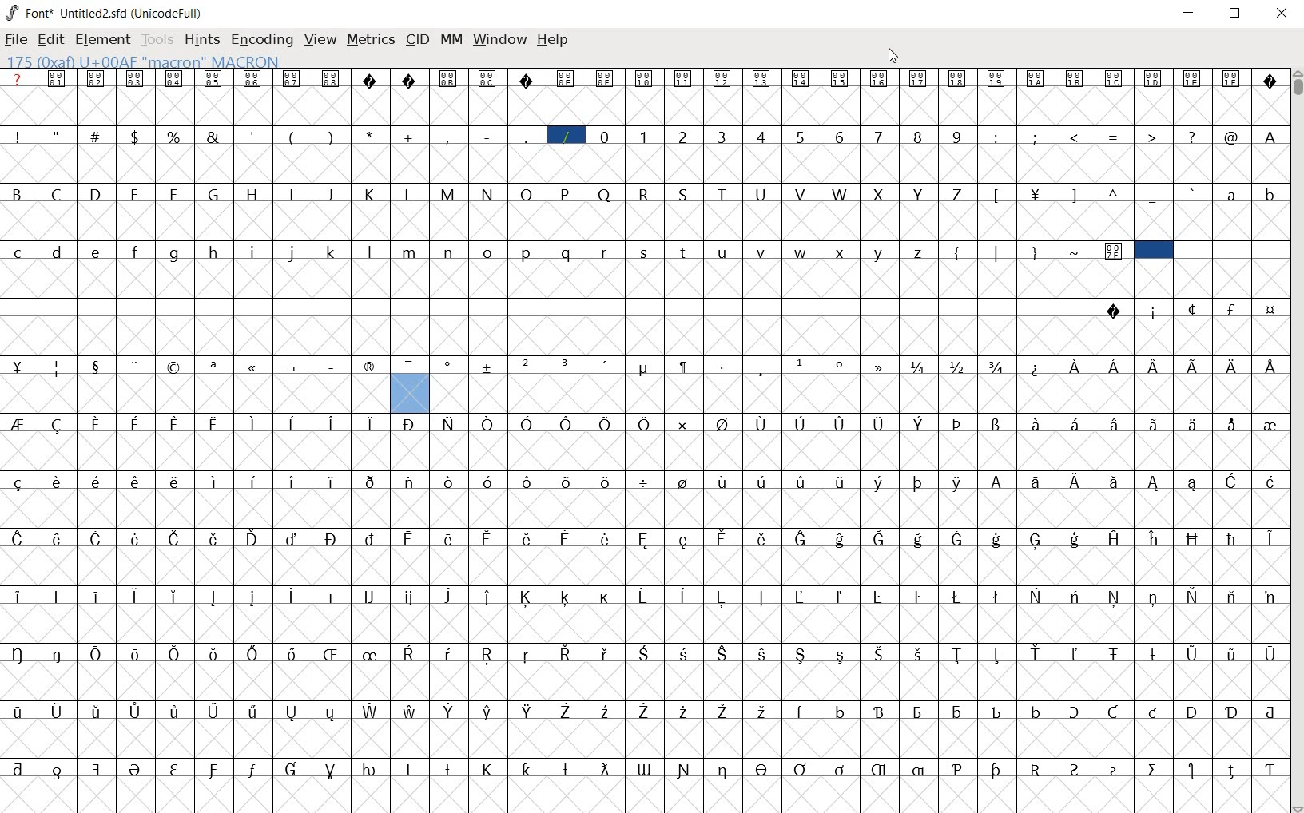 This screenshot has width=1304, height=813. What do you see at coordinates (410, 480) in the screenshot?
I see `Symbol` at bounding box center [410, 480].